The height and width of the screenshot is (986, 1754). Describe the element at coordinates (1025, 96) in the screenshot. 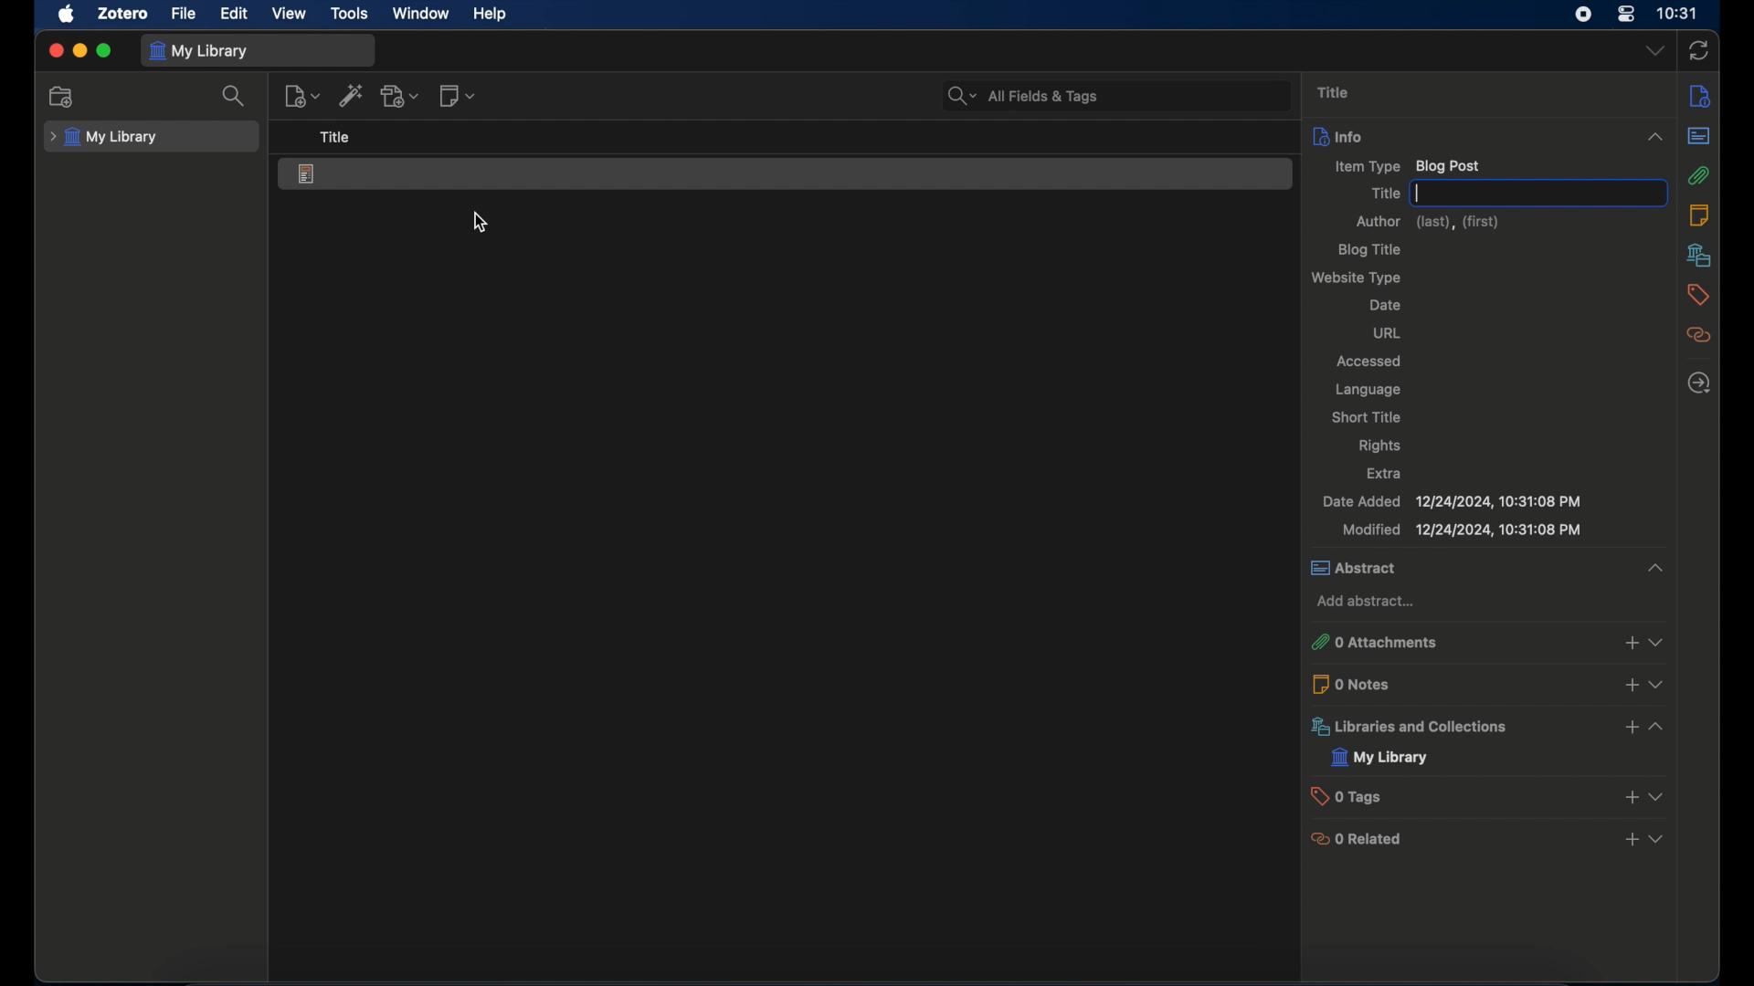

I see `all fields & tags` at that location.